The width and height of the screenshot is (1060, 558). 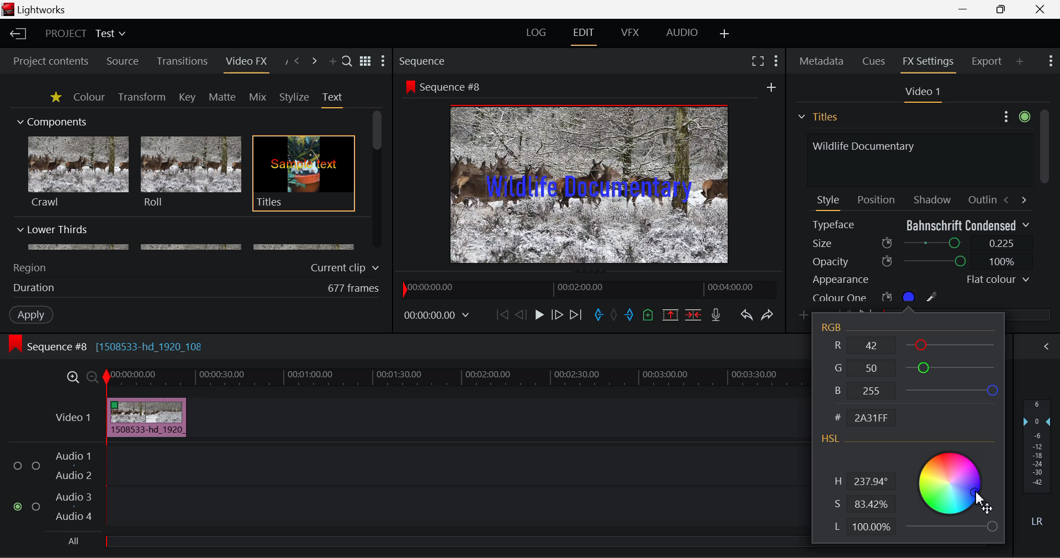 What do you see at coordinates (917, 344) in the screenshot?
I see `R` at bounding box center [917, 344].